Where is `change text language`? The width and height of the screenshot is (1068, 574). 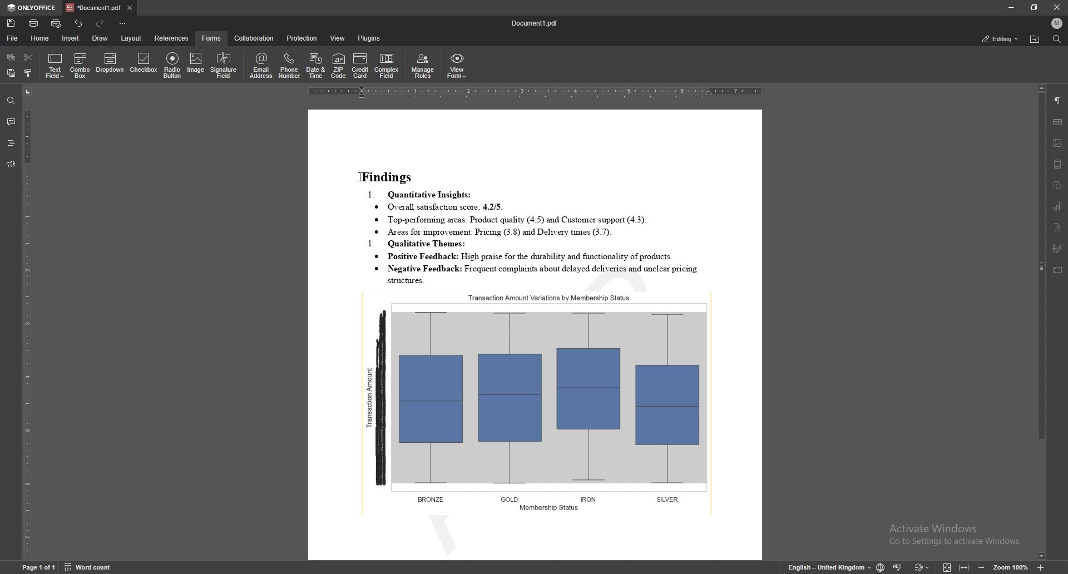
change text language is located at coordinates (829, 568).